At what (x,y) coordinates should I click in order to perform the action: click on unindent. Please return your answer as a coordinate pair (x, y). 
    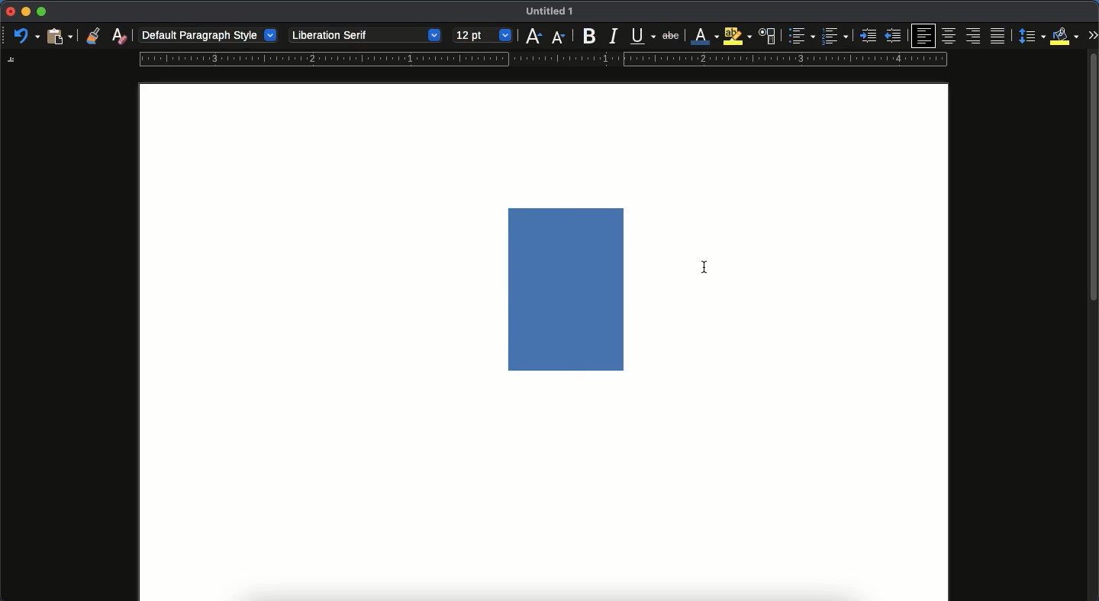
    Looking at the image, I should click on (894, 36).